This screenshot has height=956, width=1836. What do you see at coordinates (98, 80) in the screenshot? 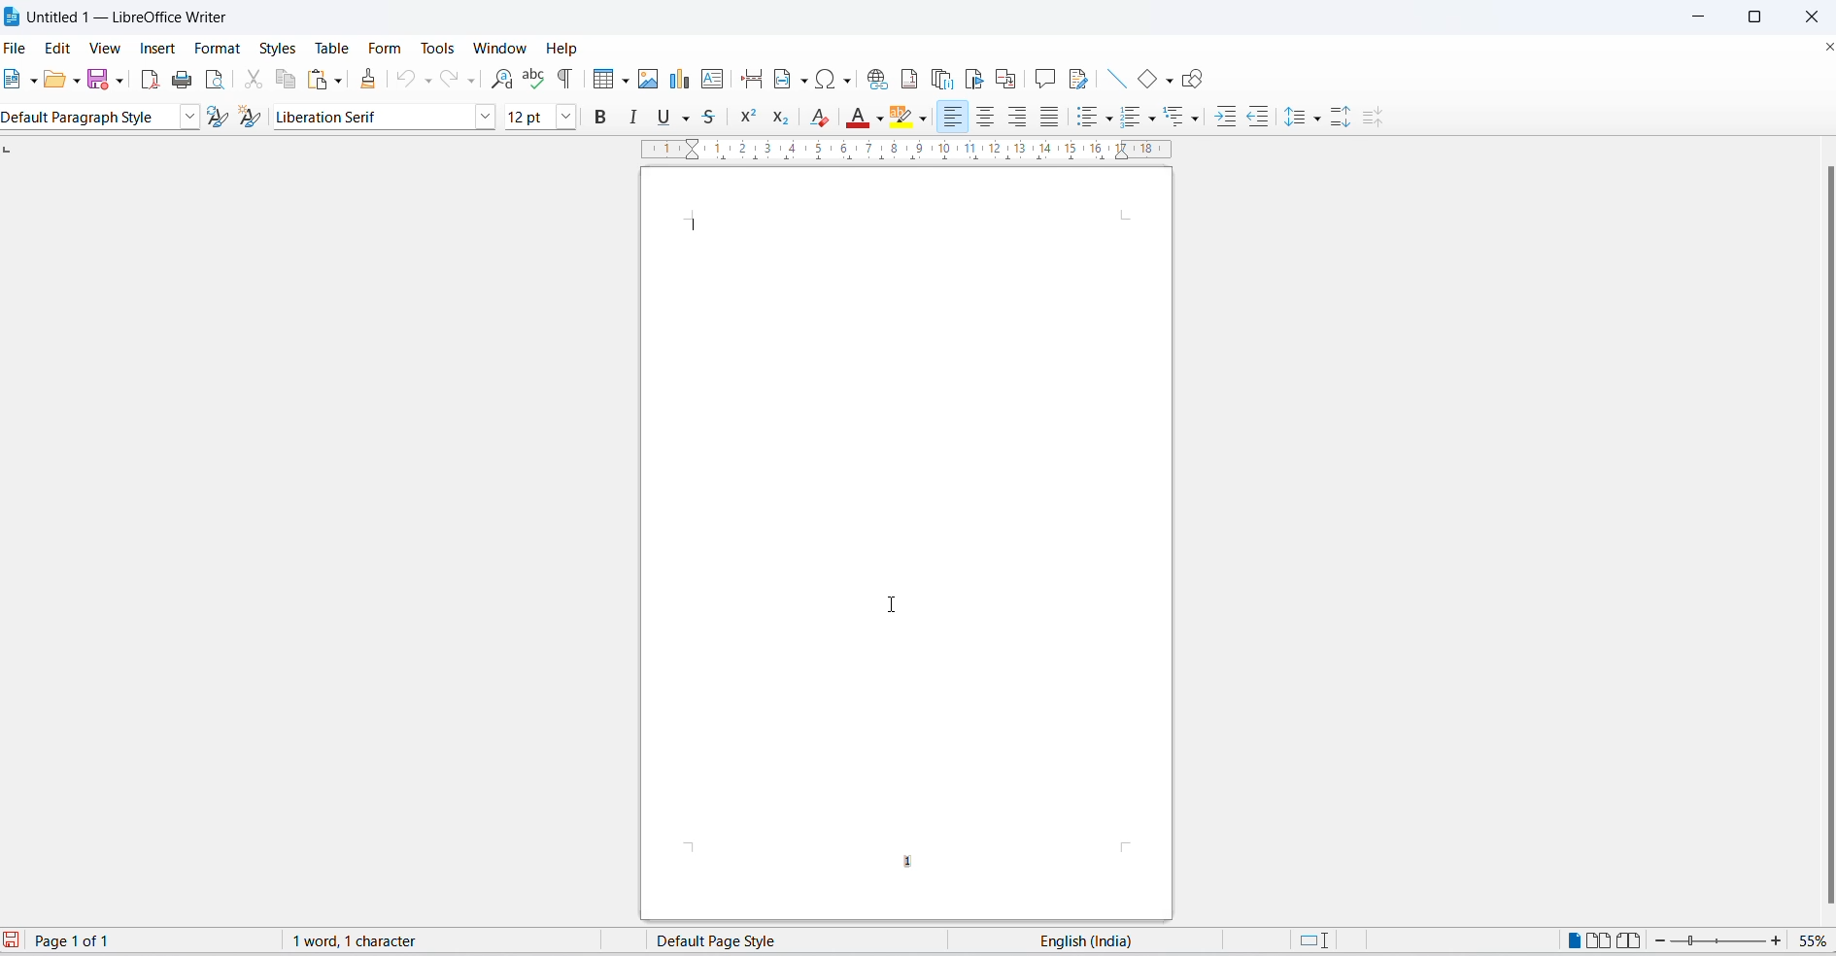
I see `save` at bounding box center [98, 80].